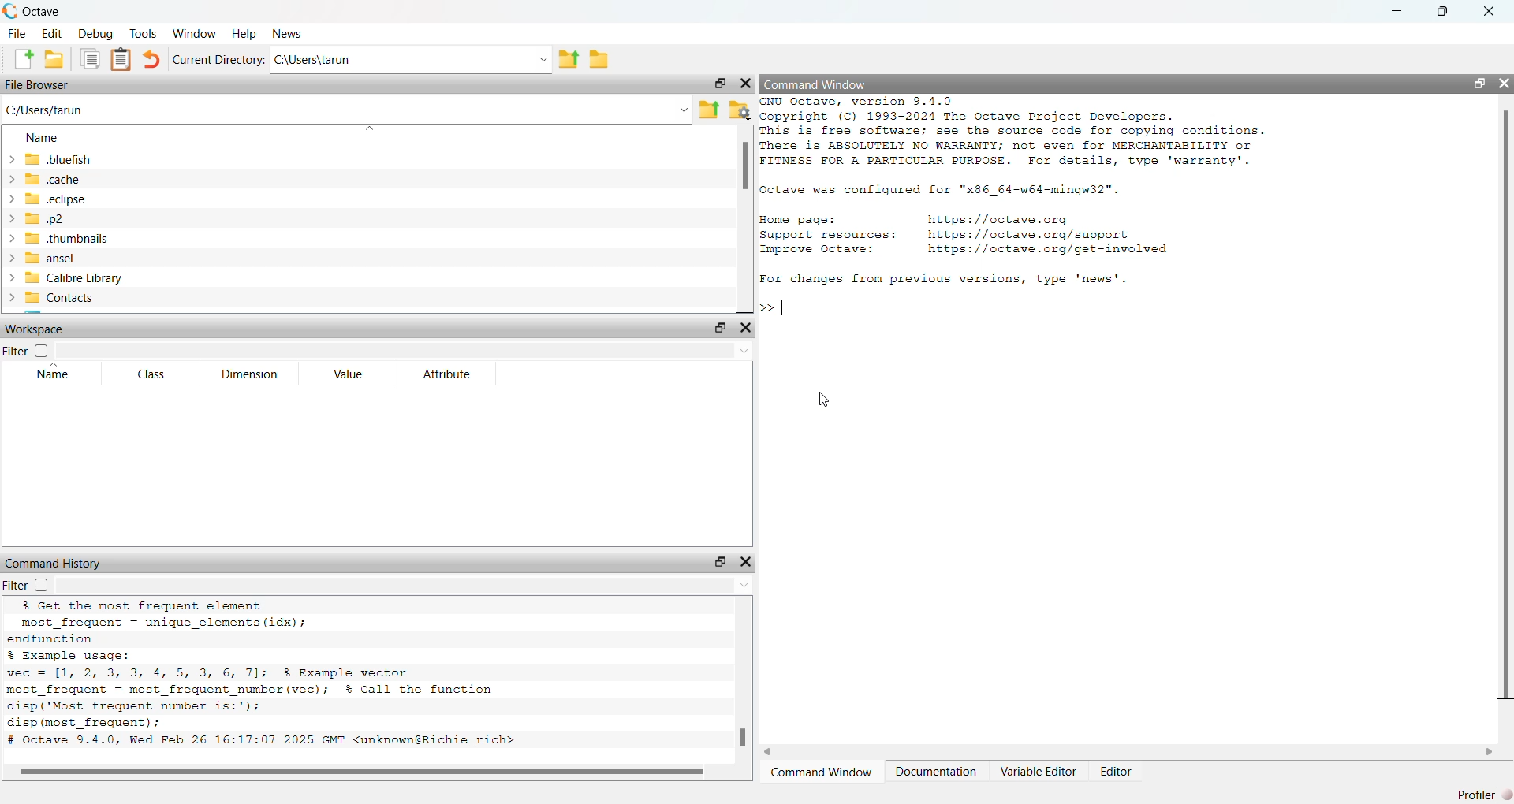  Describe the element at coordinates (11, 159) in the screenshot. I see `expand/collapse` at that location.